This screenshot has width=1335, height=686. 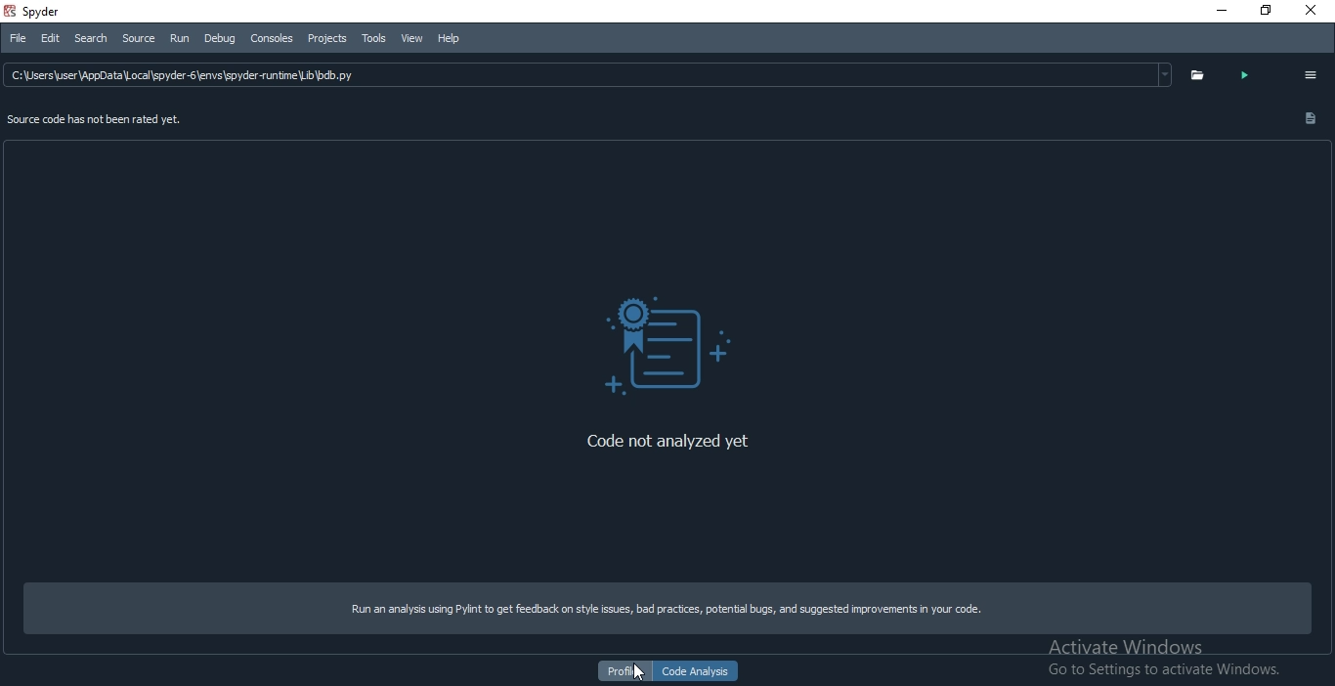 What do you see at coordinates (698, 672) in the screenshot?
I see `code analysis` at bounding box center [698, 672].